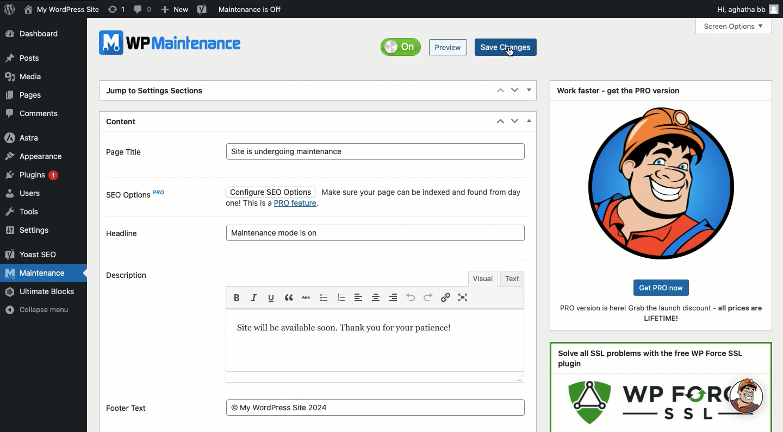 Image resolution: width=783 pixels, height=432 pixels. What do you see at coordinates (530, 91) in the screenshot?
I see `Show` at bounding box center [530, 91].